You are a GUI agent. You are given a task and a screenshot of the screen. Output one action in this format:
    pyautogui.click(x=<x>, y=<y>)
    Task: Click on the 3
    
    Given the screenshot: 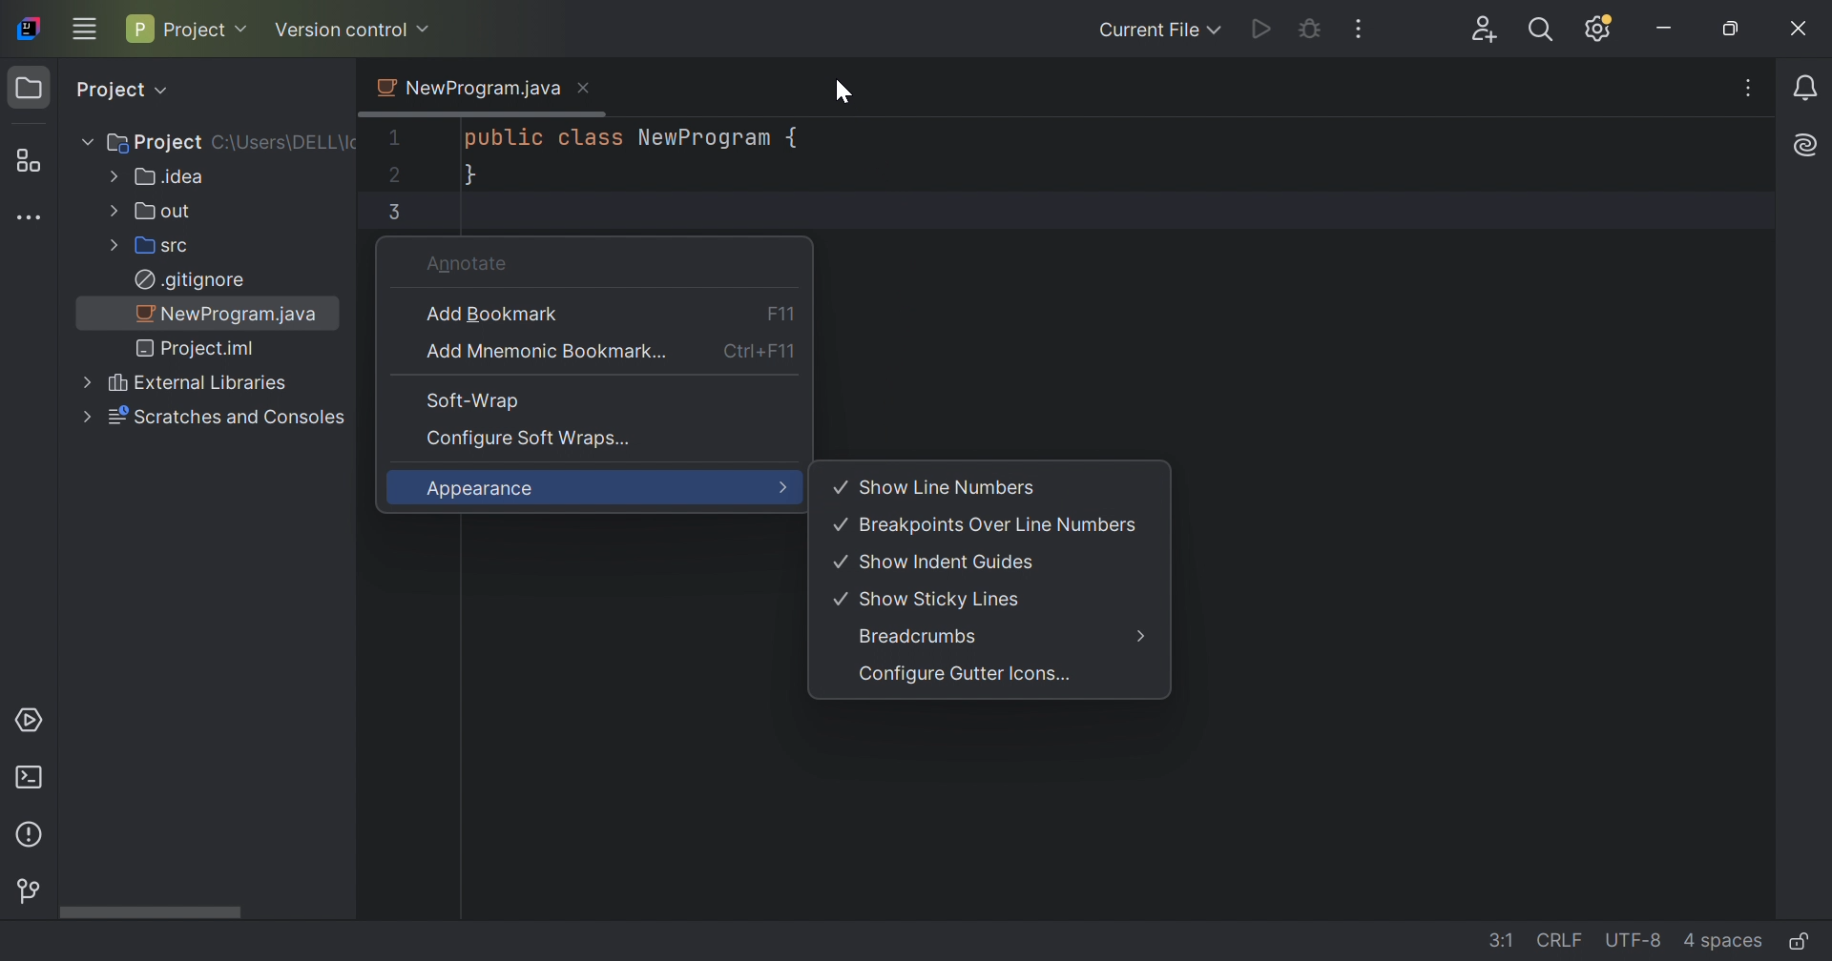 What is the action you would take?
    pyautogui.click(x=394, y=211)
    